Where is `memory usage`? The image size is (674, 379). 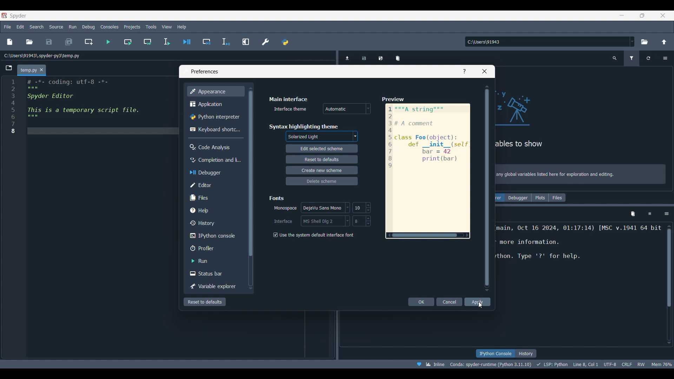
memory usage is located at coordinates (663, 364).